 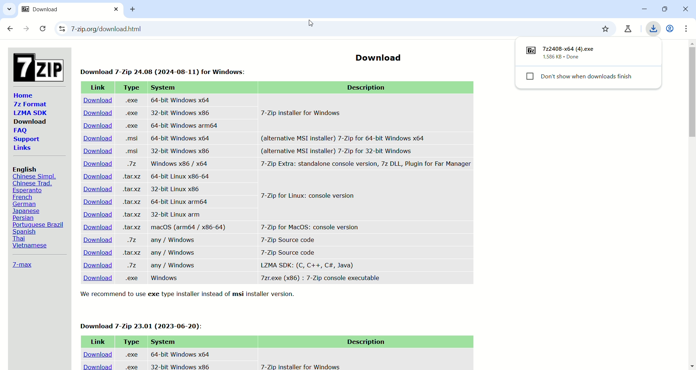 What do you see at coordinates (95, 100) in the screenshot?
I see `Download` at bounding box center [95, 100].